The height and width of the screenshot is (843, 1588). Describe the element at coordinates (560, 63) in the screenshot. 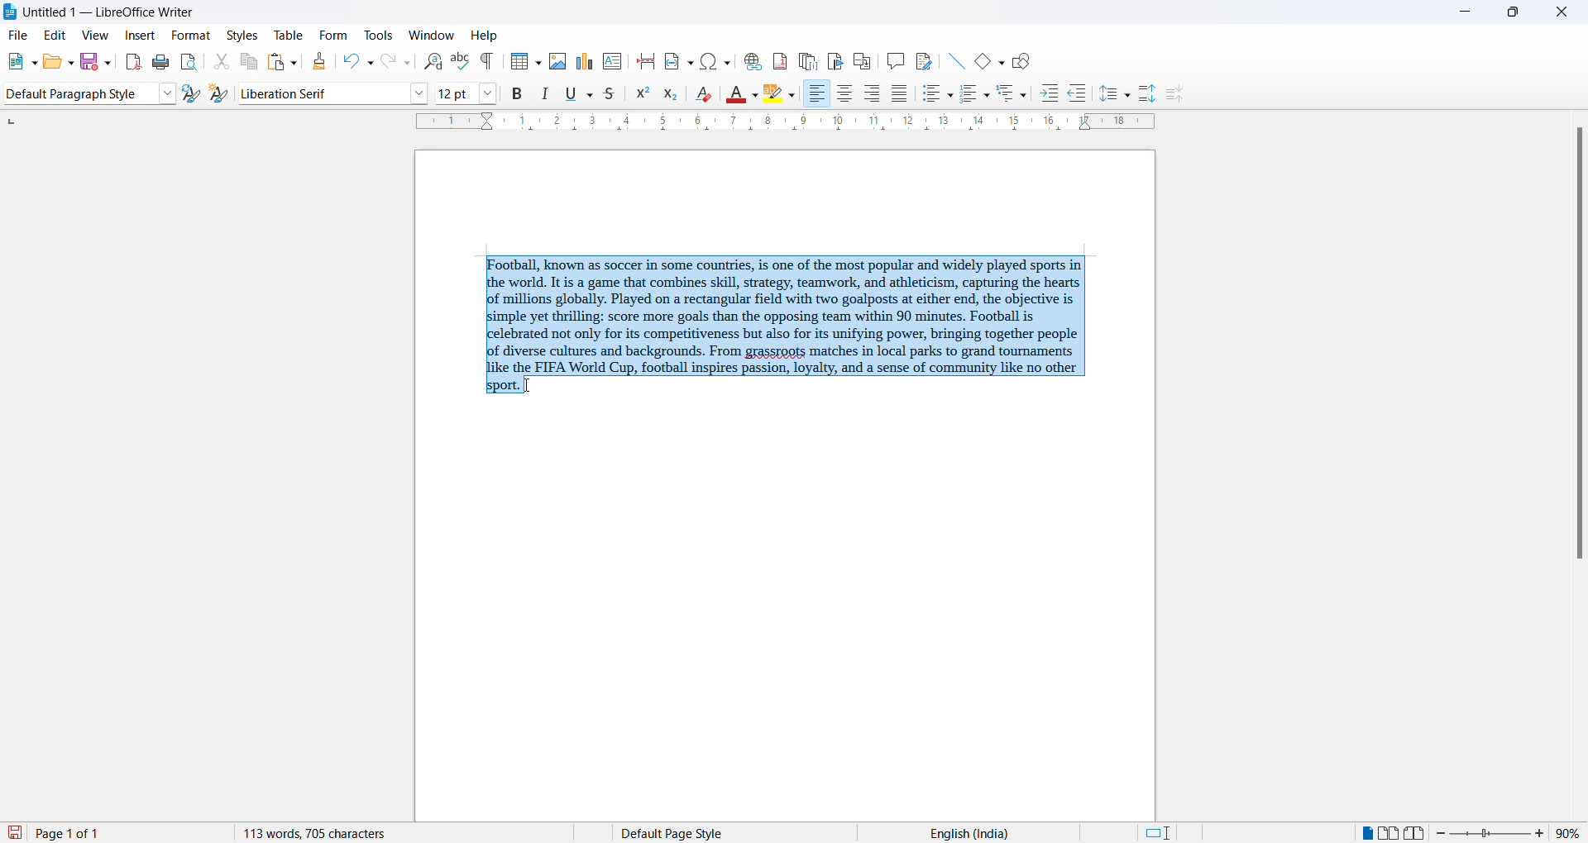

I see `insert images` at that location.